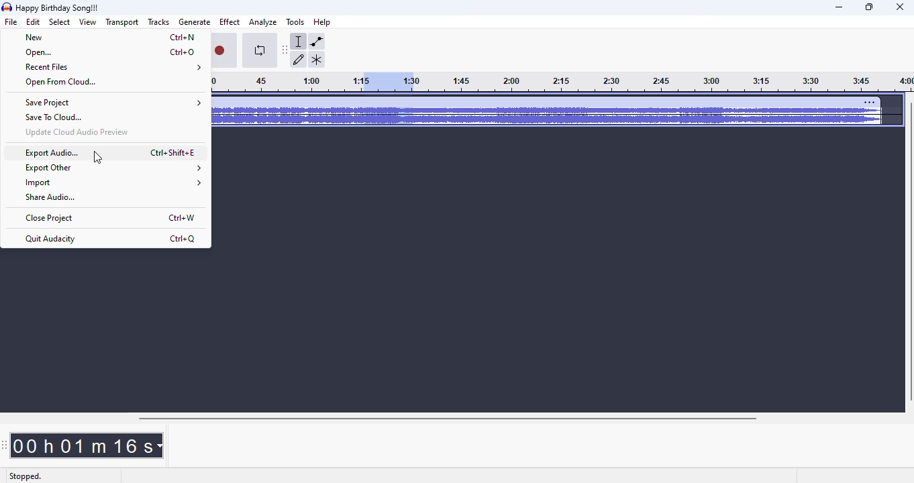 The image size is (914, 483). What do you see at coordinates (317, 42) in the screenshot?
I see `envelope tool` at bounding box center [317, 42].